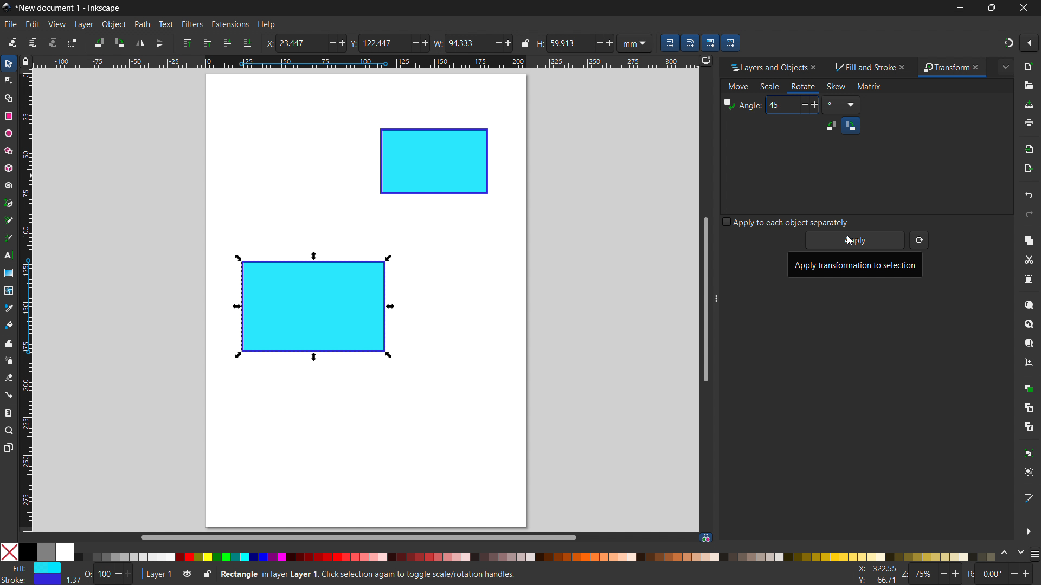 This screenshot has height=585, width=1041. Describe the element at coordinates (460, 42) in the screenshot. I see `W: 94.333` at that location.